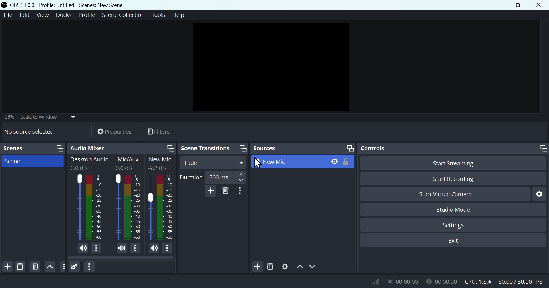 The image size is (549, 288). I want to click on Add , so click(209, 191).